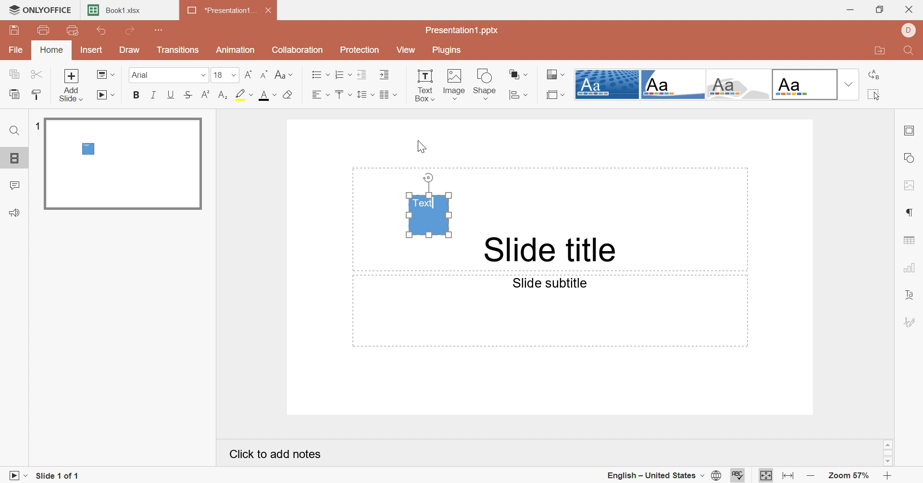  I want to click on Insert columns, so click(386, 94).